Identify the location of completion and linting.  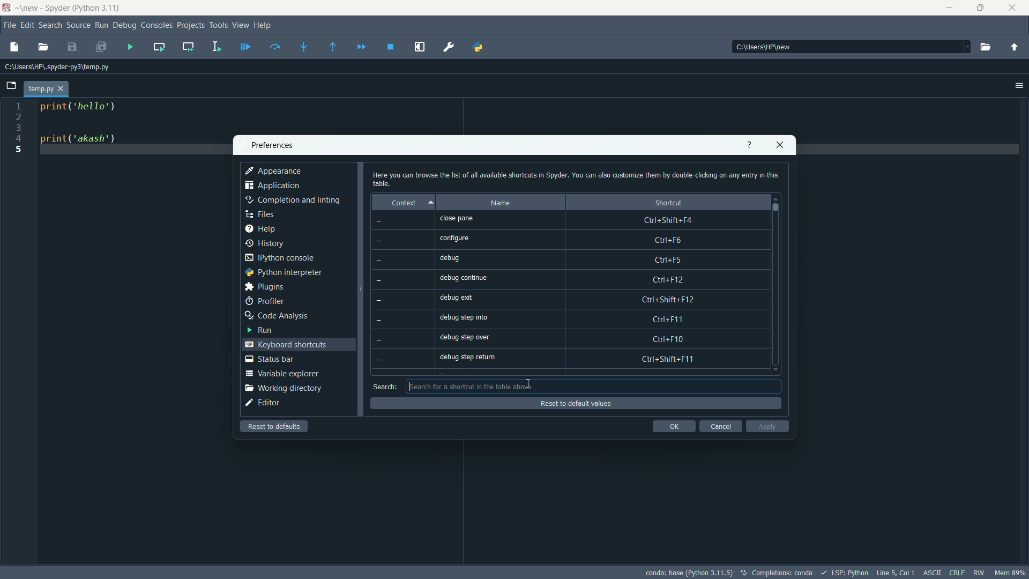
(294, 201).